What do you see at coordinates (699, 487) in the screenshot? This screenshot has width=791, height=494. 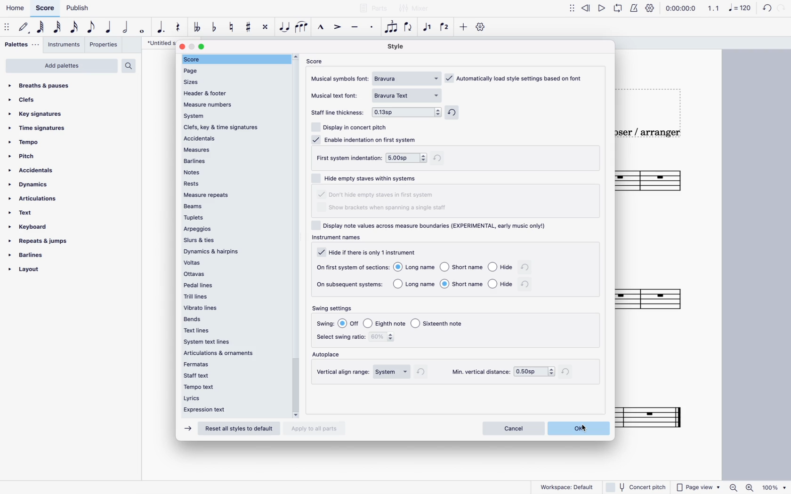 I see `Page view` at bounding box center [699, 487].